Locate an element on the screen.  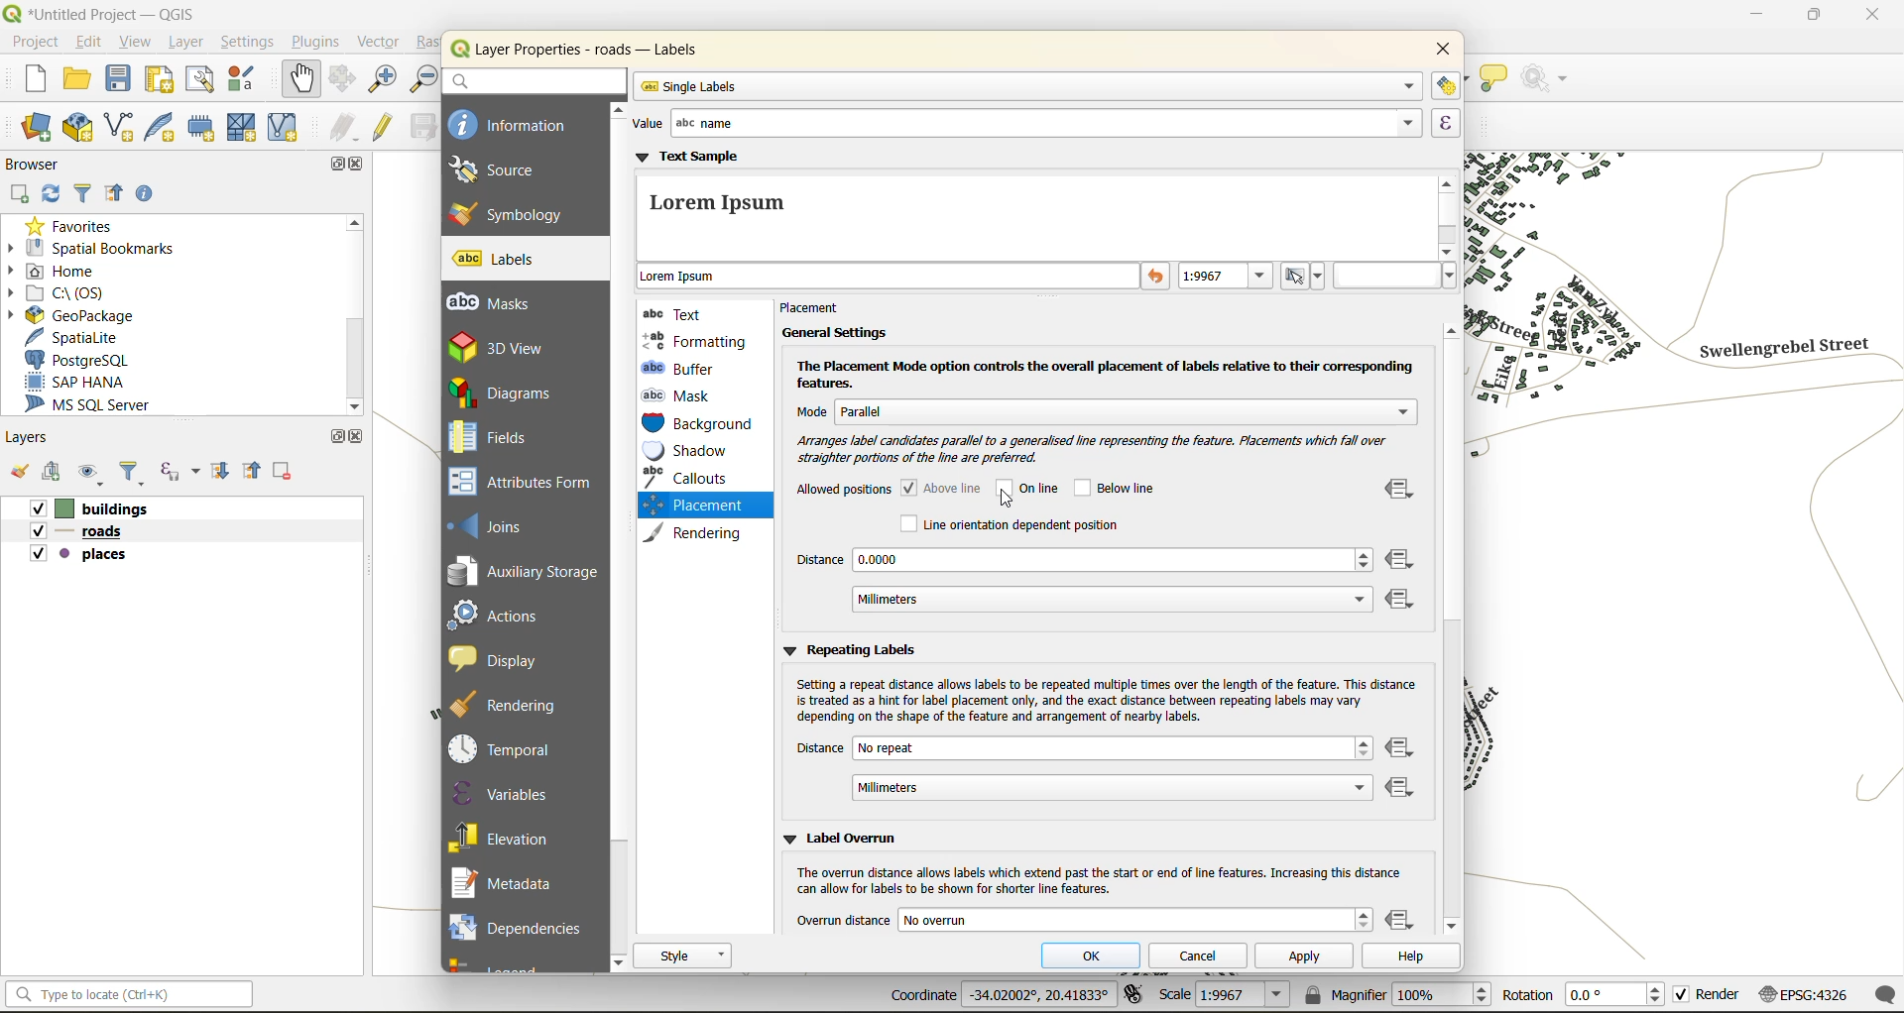
style is located at coordinates (684, 956).